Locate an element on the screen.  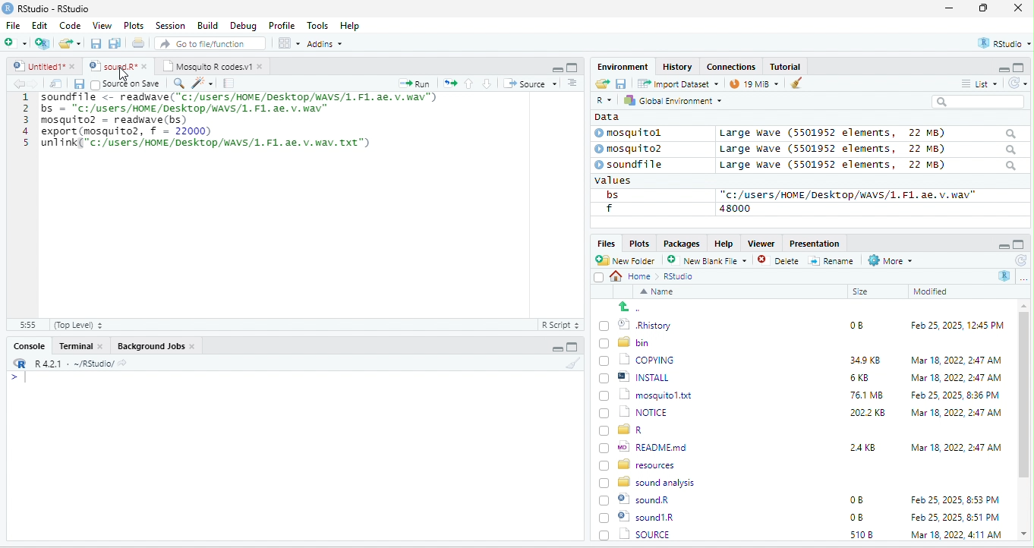
Session is located at coordinates (171, 24).